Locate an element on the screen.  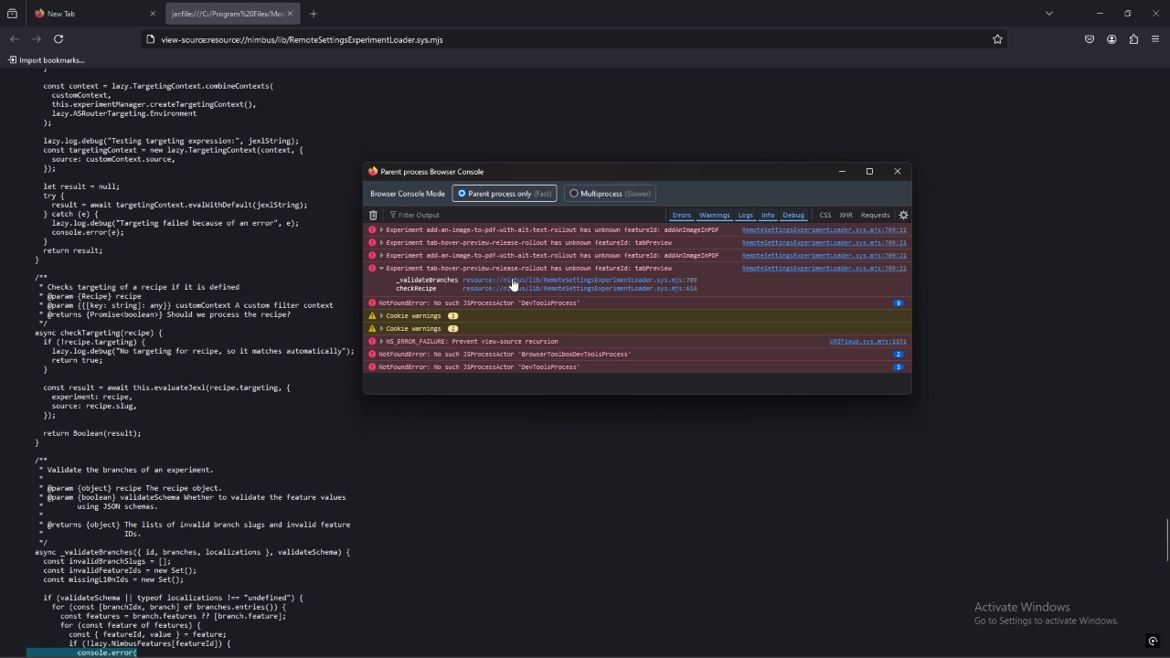
bookmark is located at coordinates (995, 39).